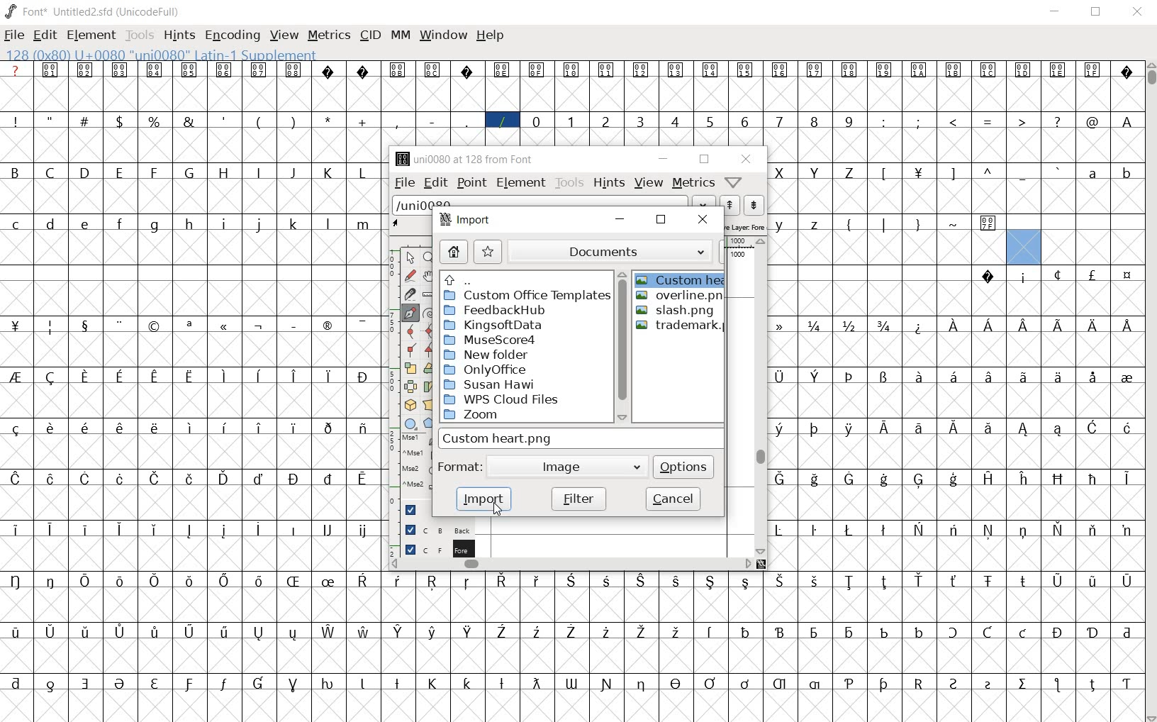  Describe the element at coordinates (1056, 11) in the screenshot. I see `MINIMIZE` at that location.